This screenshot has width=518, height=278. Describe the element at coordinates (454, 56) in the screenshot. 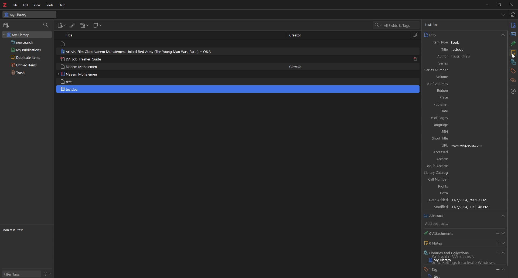

I see `author    (last), (first)` at that location.